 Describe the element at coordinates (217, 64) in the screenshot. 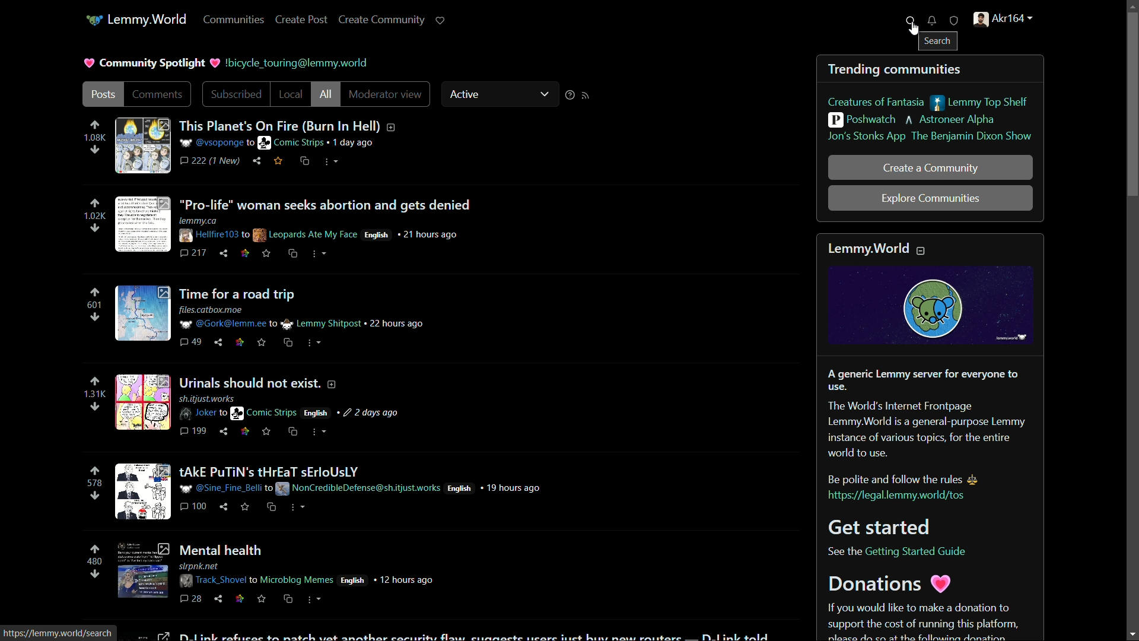

I see `heart symbol` at that location.